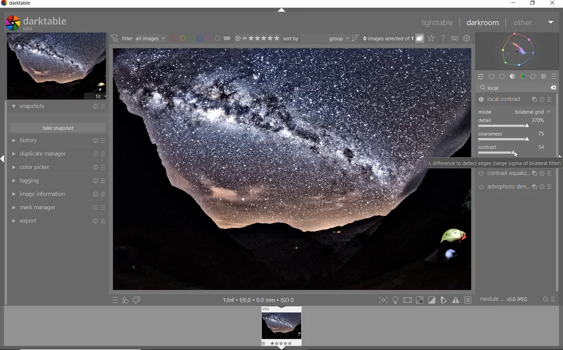 The width and height of the screenshot is (563, 350). What do you see at coordinates (516, 154) in the screenshot?
I see `cursor` at bounding box center [516, 154].